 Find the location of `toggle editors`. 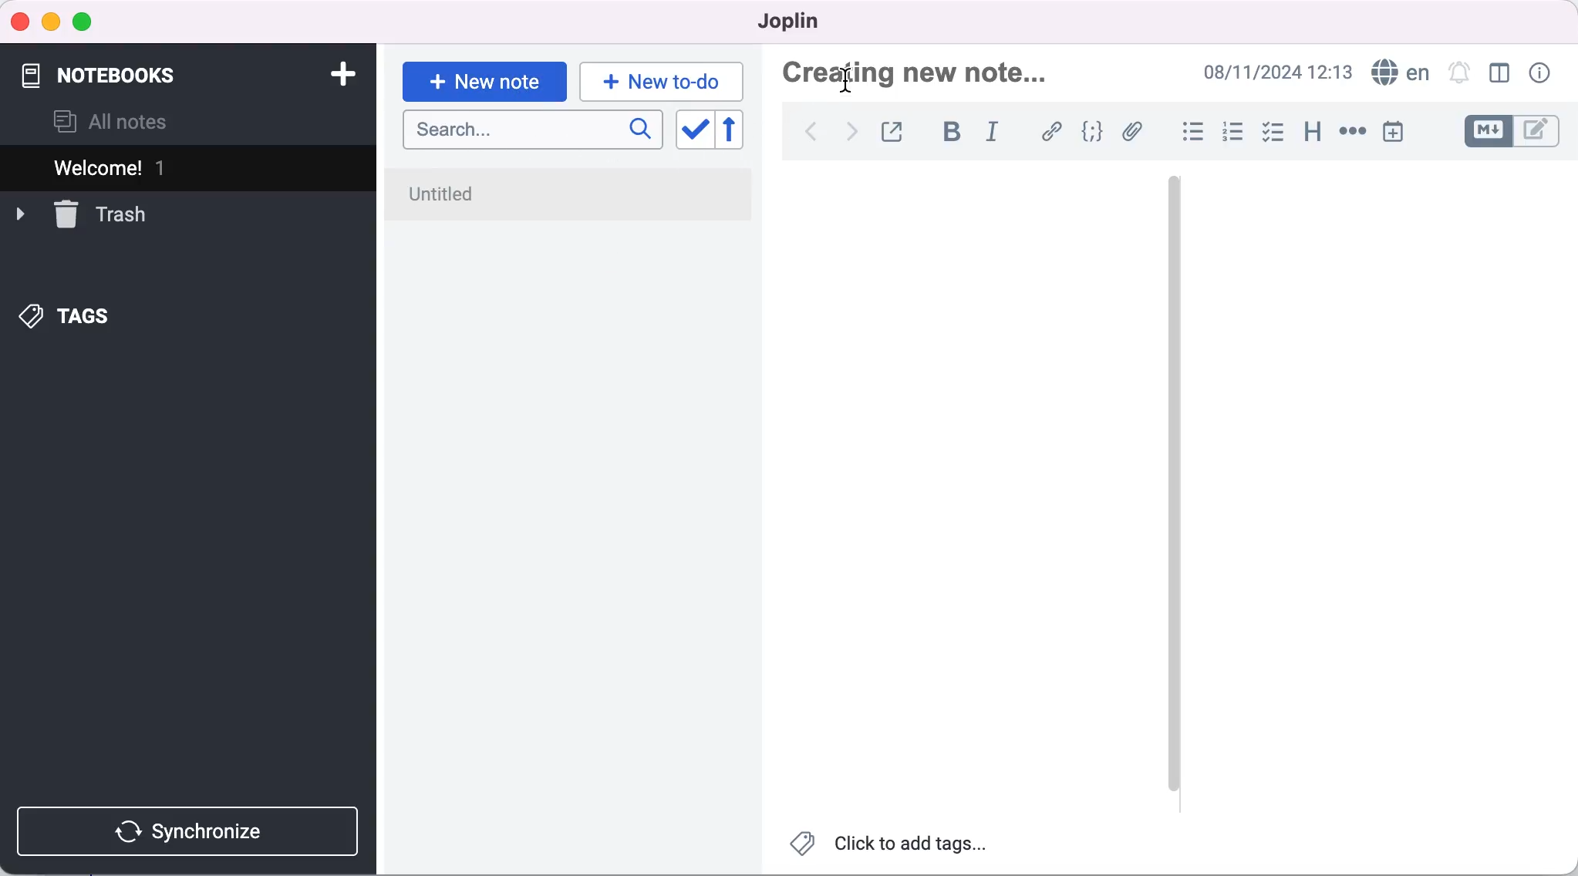

toggle editors is located at coordinates (1515, 131).